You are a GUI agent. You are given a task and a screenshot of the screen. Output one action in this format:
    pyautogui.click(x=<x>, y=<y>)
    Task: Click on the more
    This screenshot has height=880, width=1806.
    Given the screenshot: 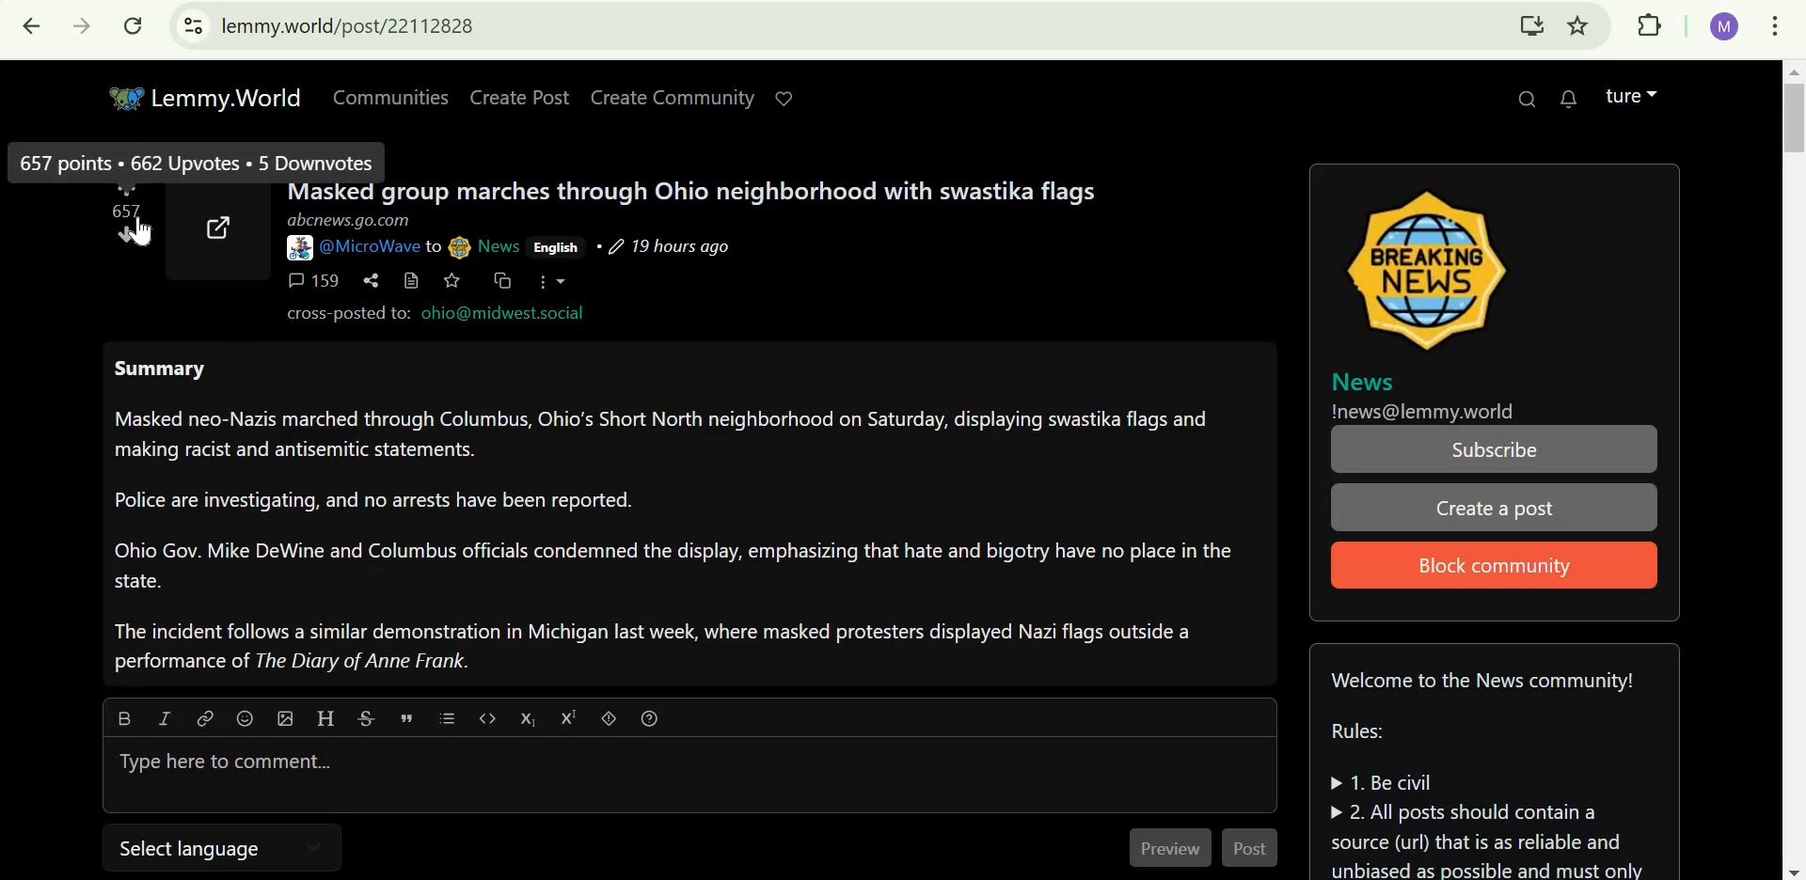 What is the action you would take?
    pyautogui.click(x=552, y=281)
    